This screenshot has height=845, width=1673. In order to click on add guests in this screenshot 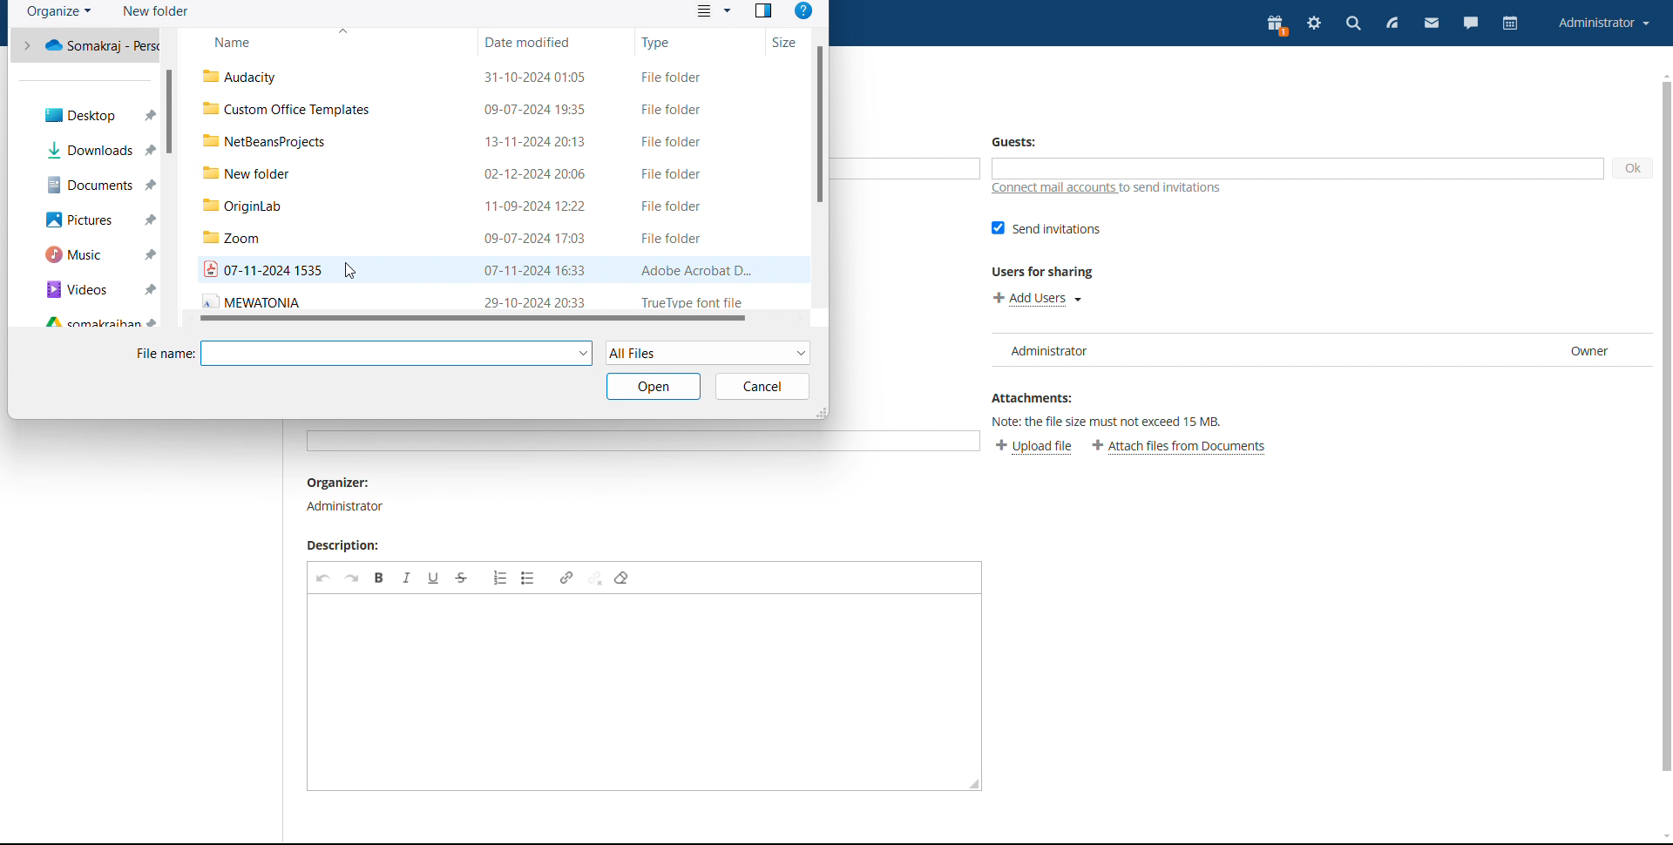, I will do `click(1296, 168)`.